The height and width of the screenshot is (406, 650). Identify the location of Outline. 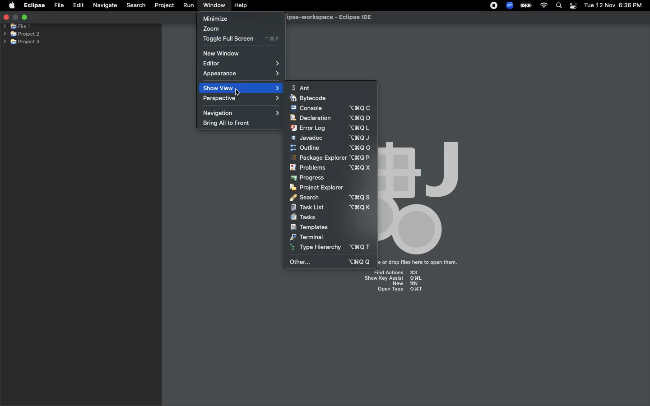
(330, 148).